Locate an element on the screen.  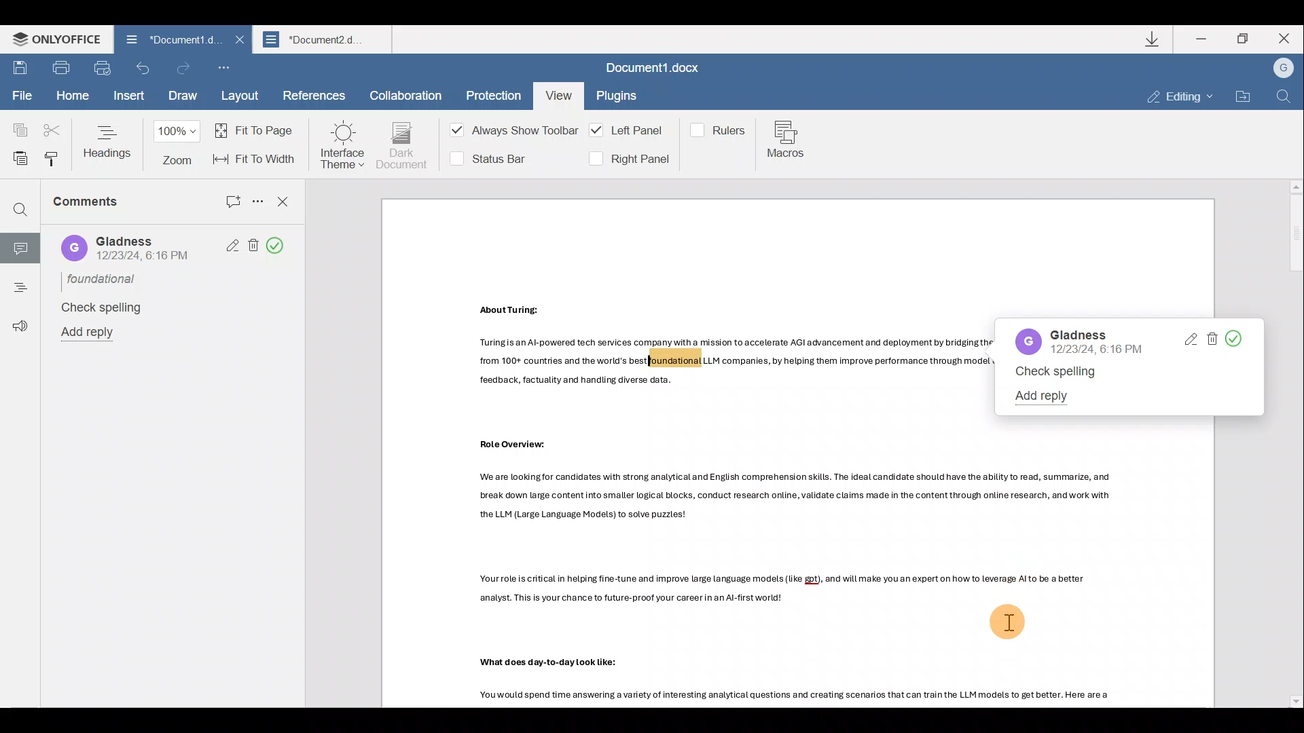
Delete comment is located at coordinates (1213, 340).